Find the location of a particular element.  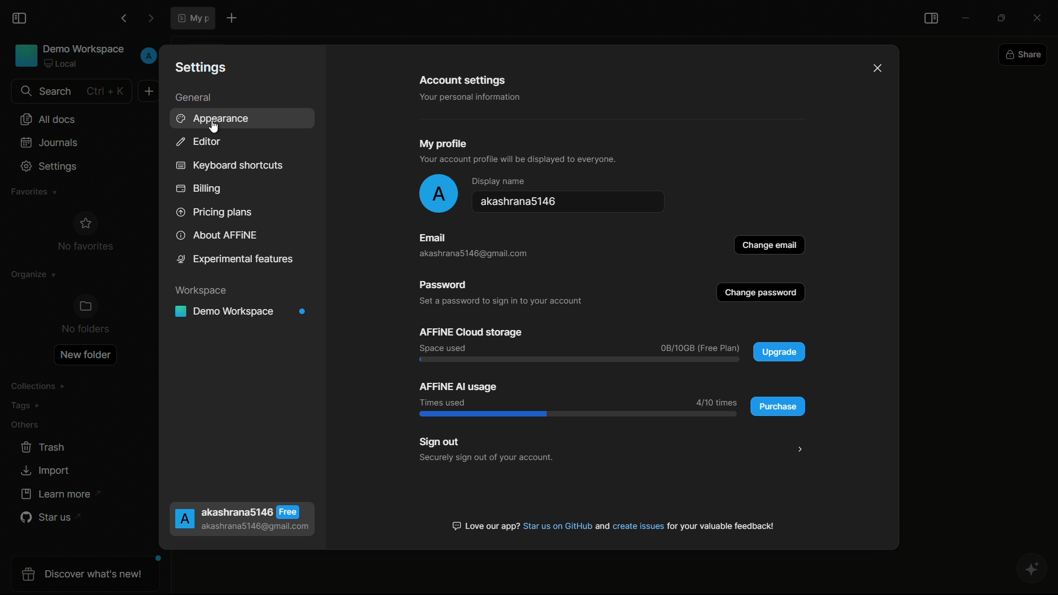

profile name is located at coordinates (573, 204).